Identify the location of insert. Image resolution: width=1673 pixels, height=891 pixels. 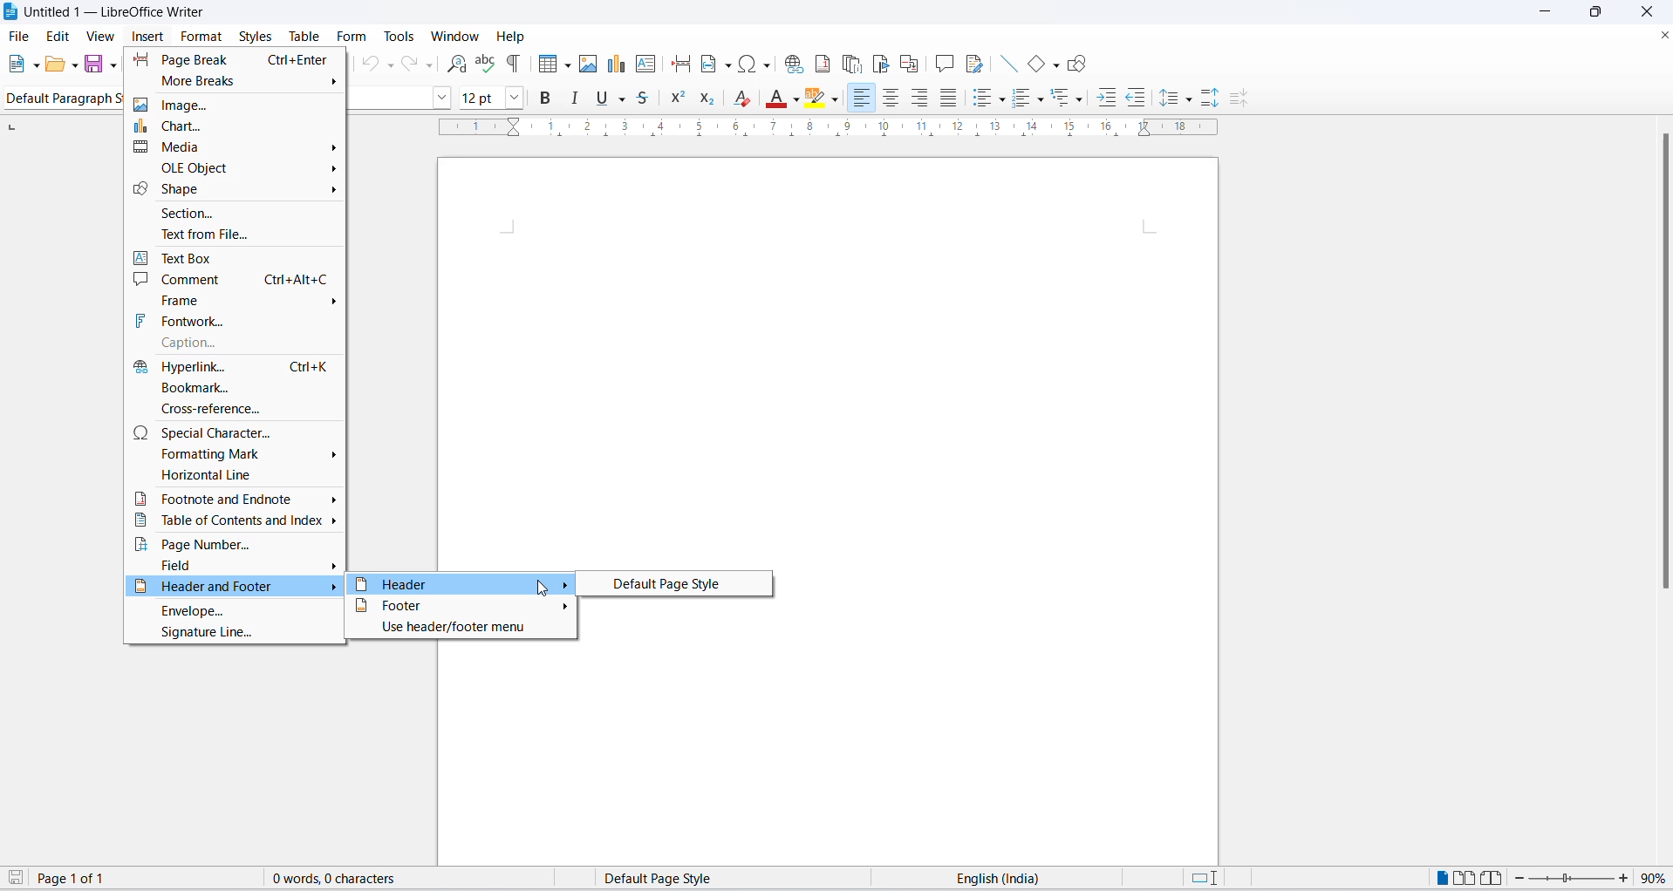
(148, 36).